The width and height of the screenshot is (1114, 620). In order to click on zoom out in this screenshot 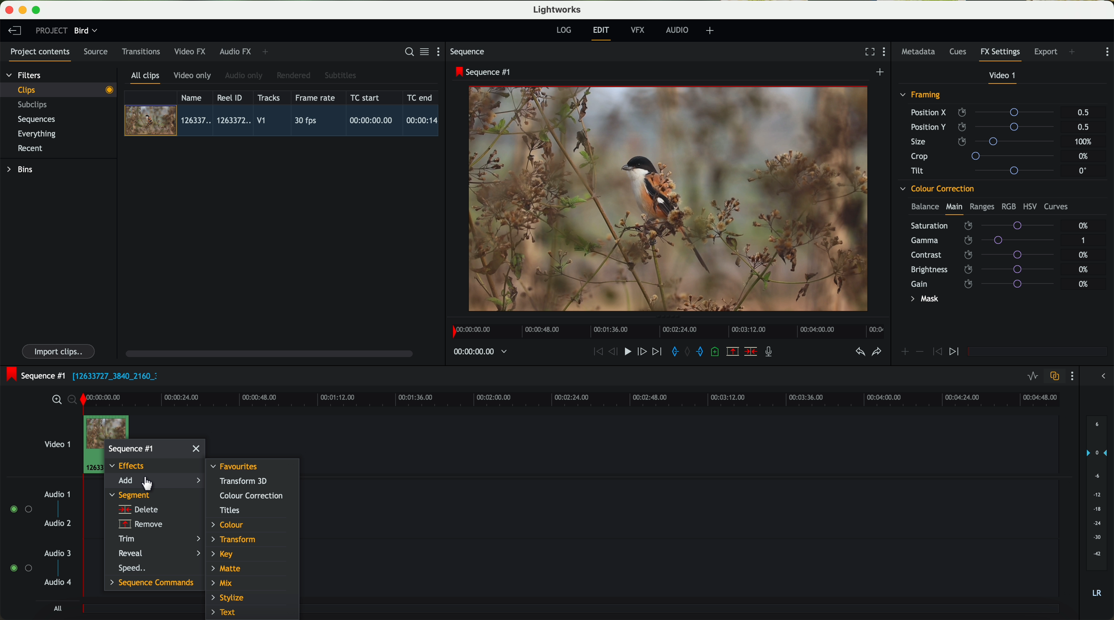, I will do `click(73, 401)`.